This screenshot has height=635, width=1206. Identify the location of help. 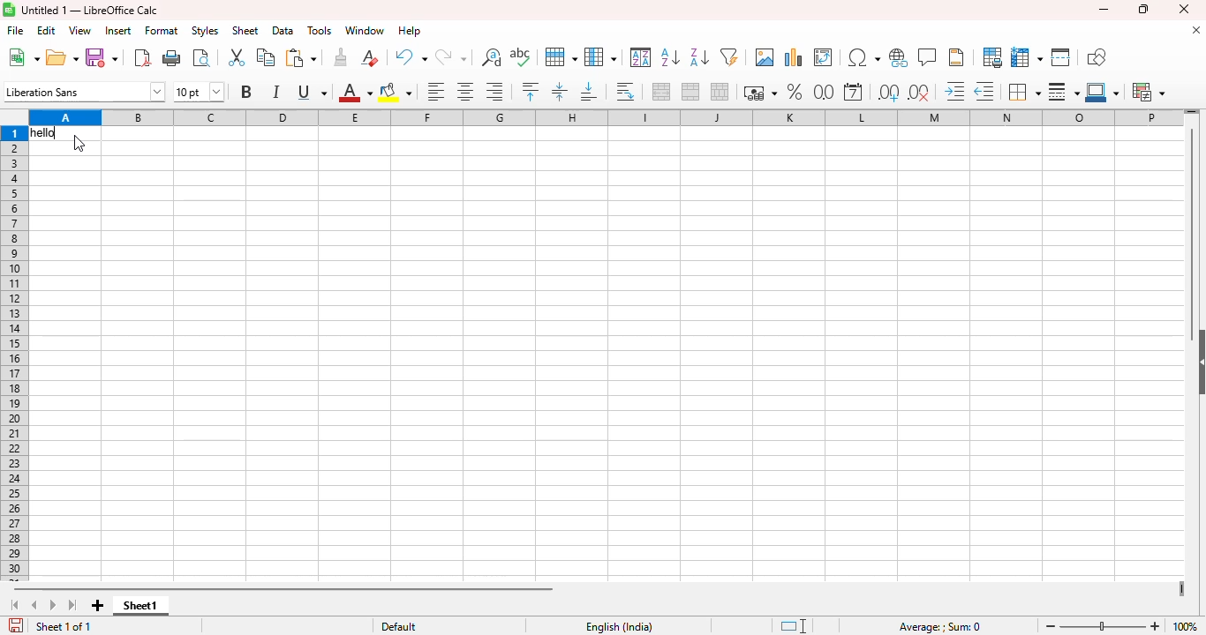
(410, 31).